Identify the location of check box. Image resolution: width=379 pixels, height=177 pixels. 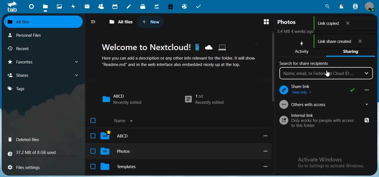
(93, 167).